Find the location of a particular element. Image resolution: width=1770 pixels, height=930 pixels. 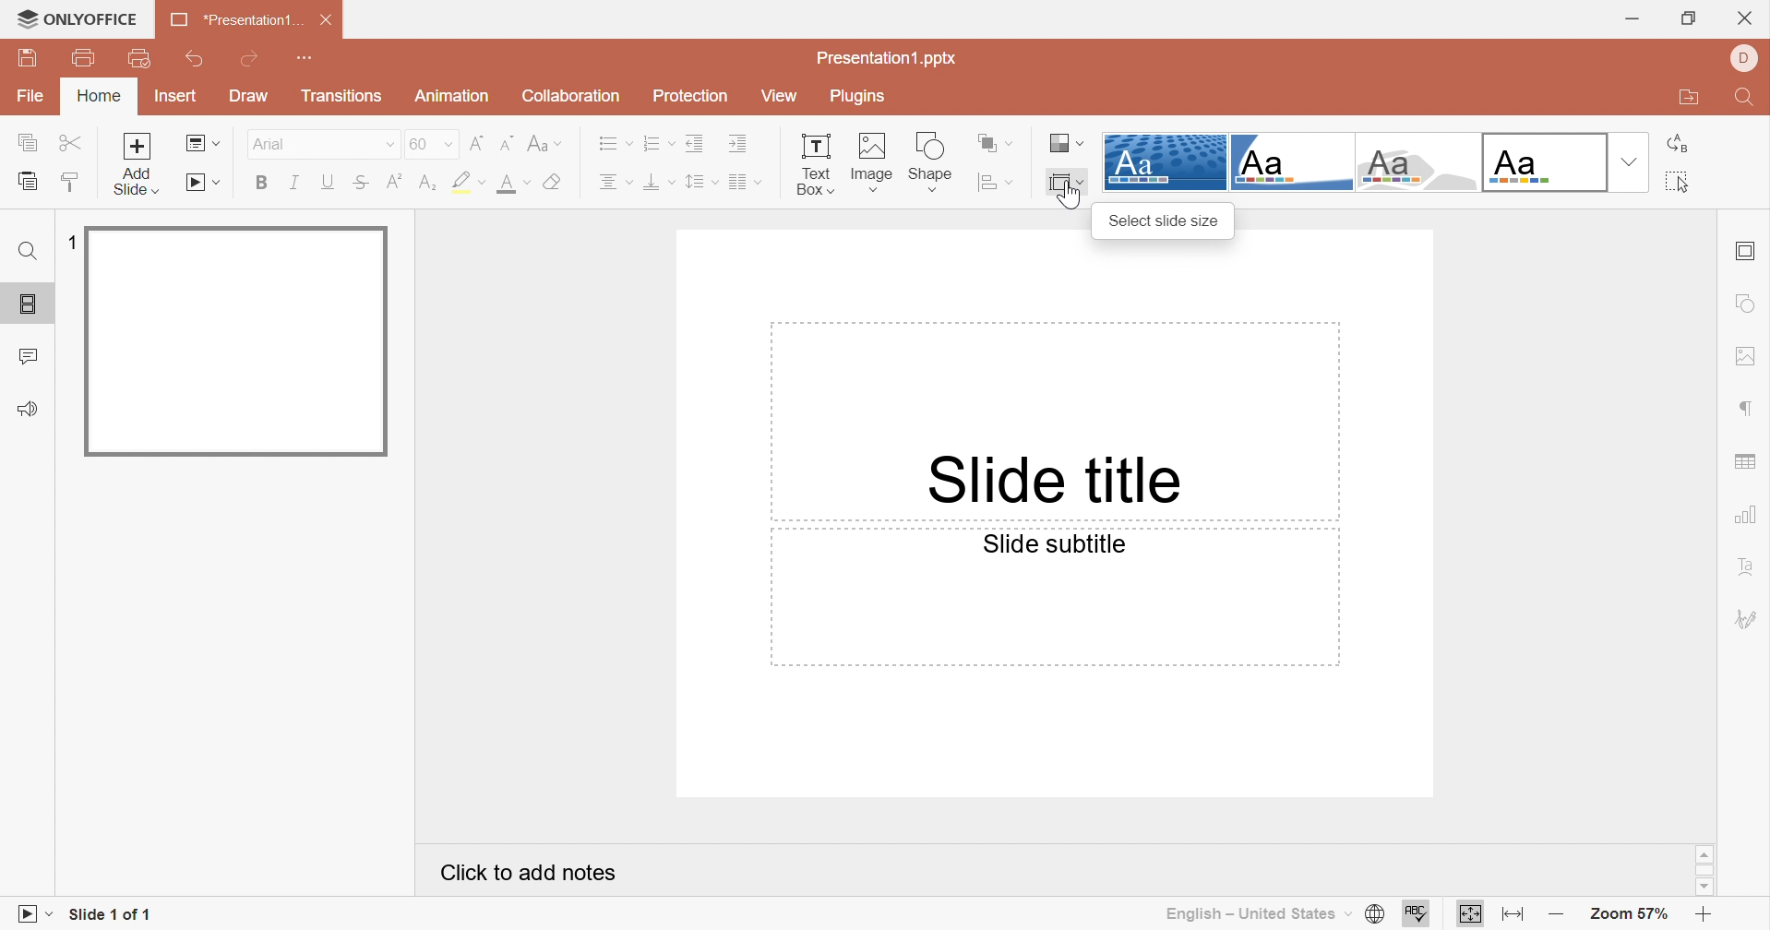

Dotted is located at coordinates (1164, 161).